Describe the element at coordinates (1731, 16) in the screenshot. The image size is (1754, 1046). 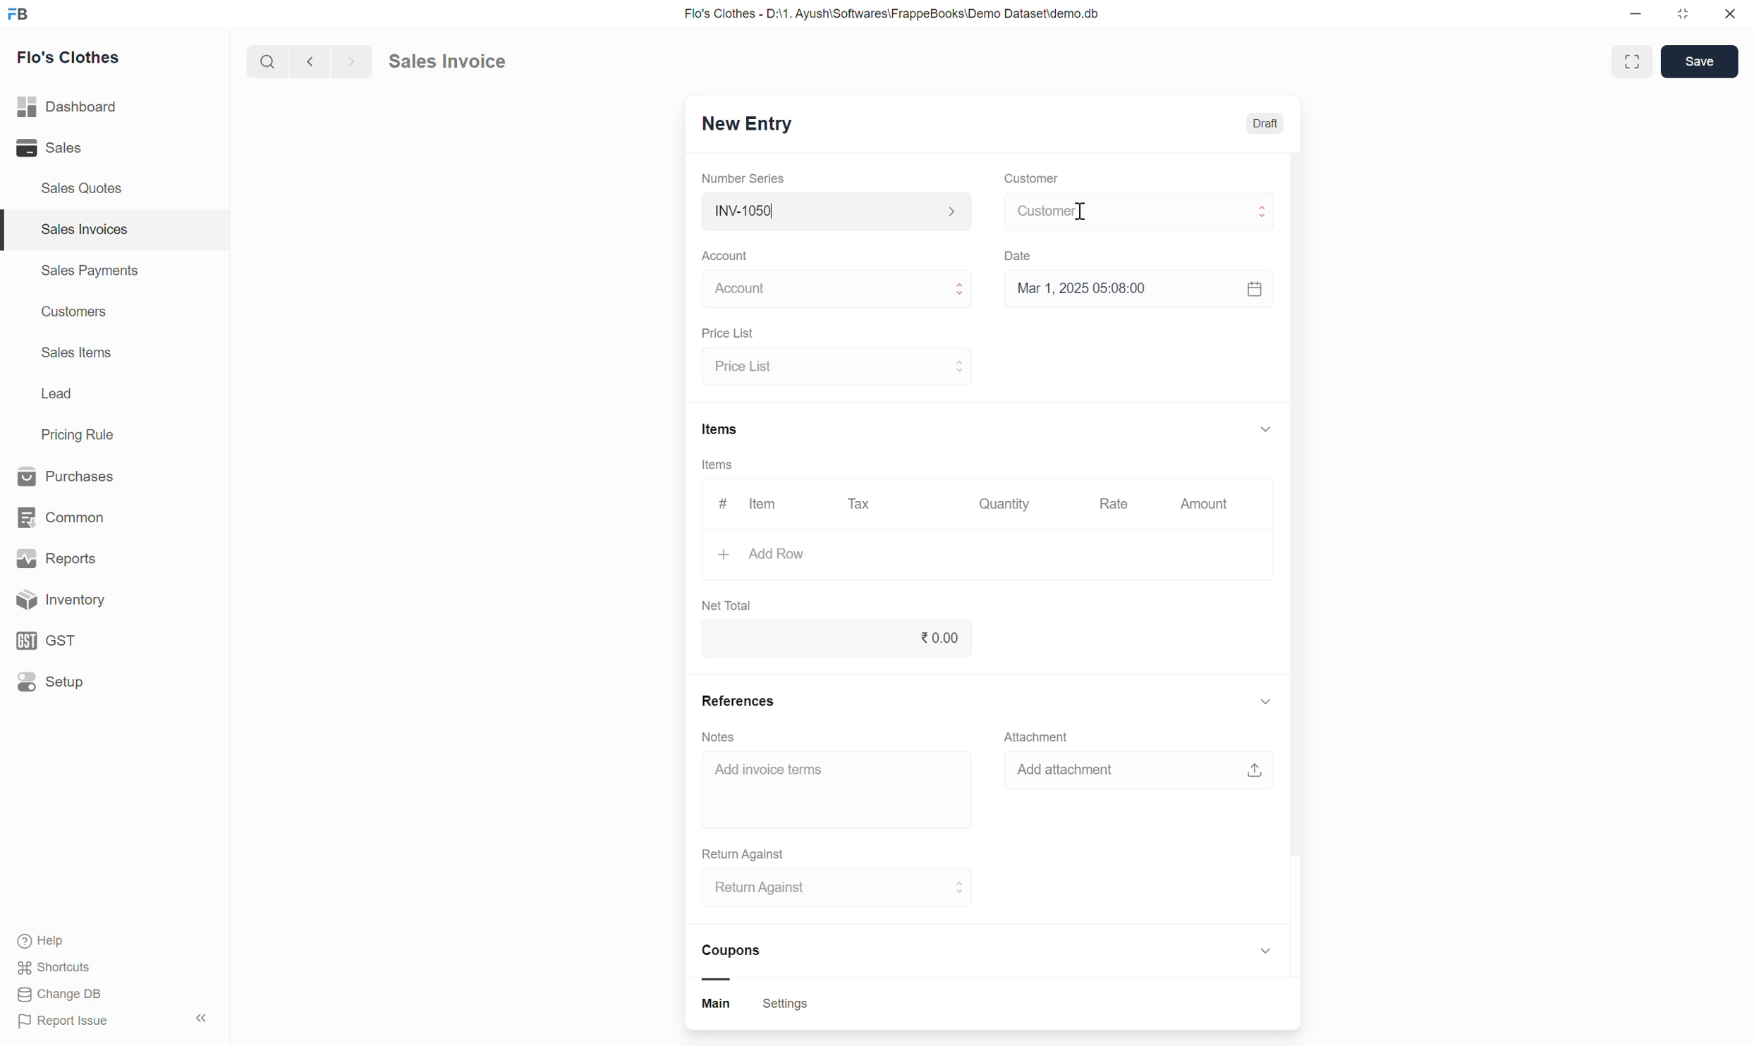
I see `close ` at that location.